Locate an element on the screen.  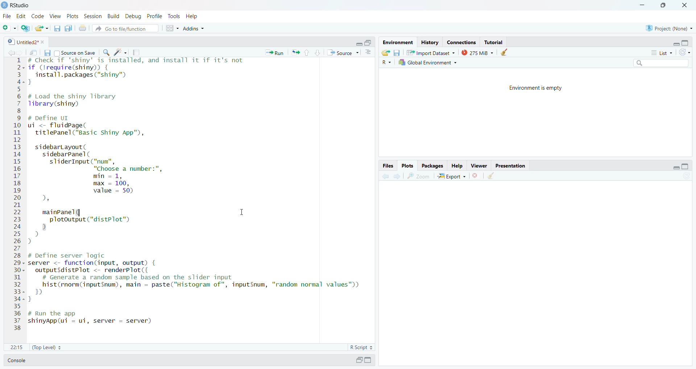
R is located at coordinates (386, 63).